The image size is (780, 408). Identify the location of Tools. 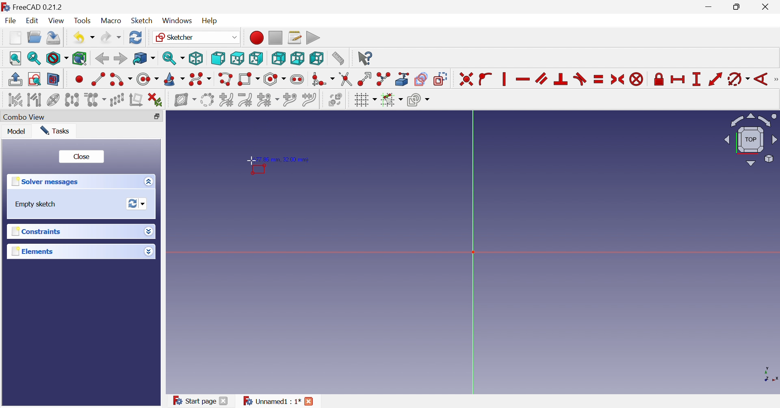
(82, 20).